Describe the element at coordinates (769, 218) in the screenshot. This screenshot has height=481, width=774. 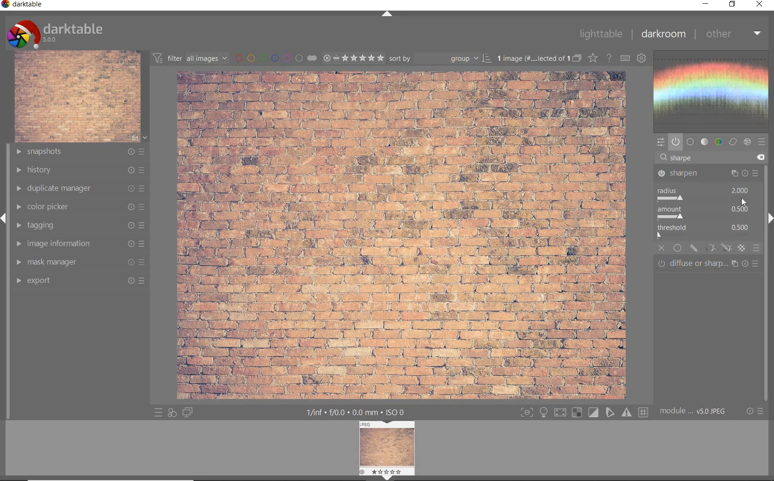
I see `next` at that location.